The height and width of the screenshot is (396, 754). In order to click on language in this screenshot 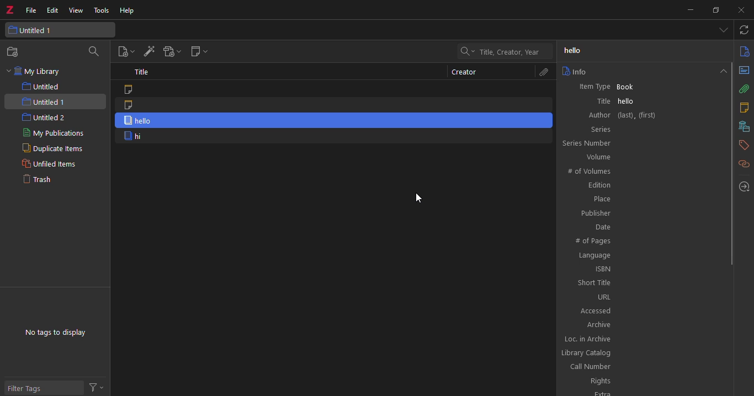, I will do `click(643, 255)`.